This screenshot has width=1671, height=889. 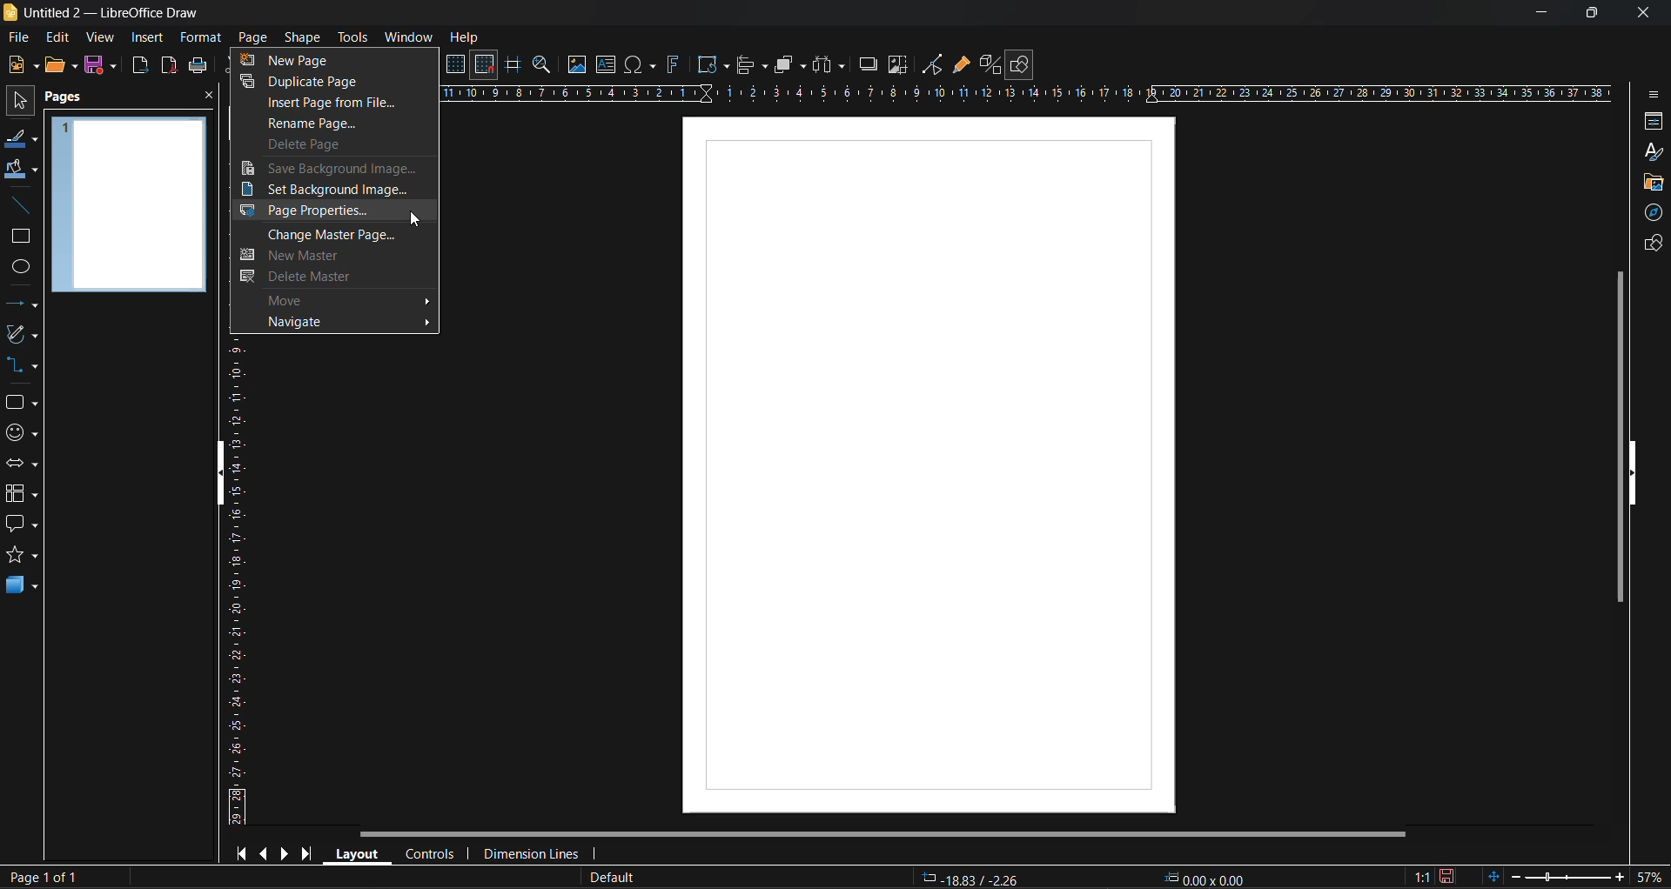 What do you see at coordinates (992, 64) in the screenshot?
I see `toggle extrusion` at bounding box center [992, 64].